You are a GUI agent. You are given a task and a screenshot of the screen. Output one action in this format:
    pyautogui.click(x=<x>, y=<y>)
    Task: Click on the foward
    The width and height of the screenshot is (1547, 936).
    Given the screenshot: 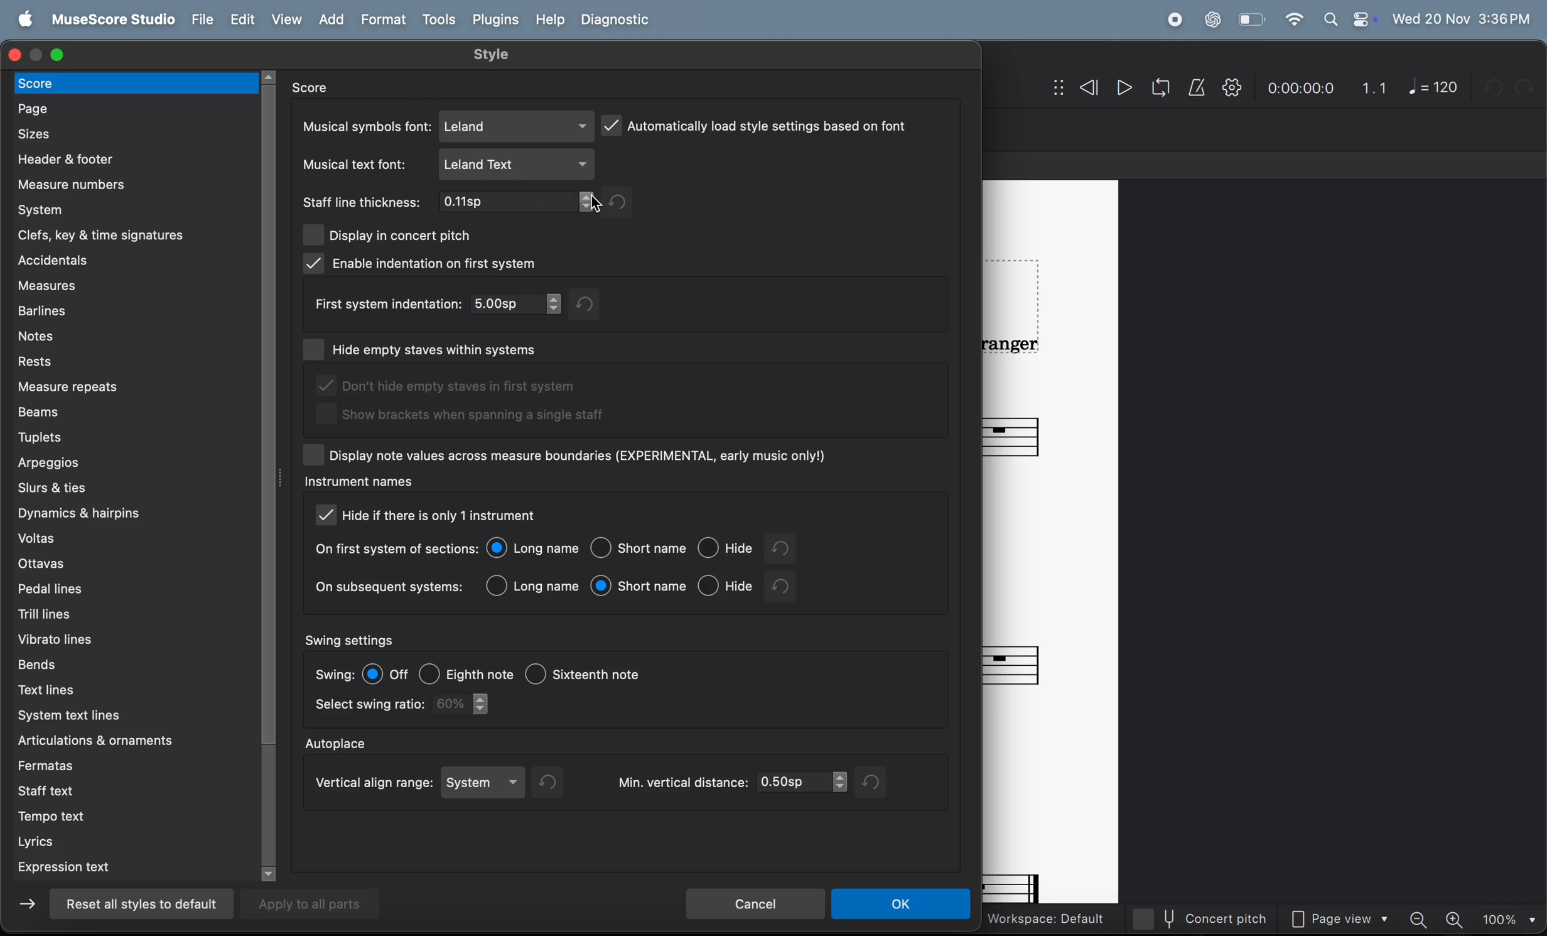 What is the action you would take?
    pyautogui.click(x=30, y=908)
    